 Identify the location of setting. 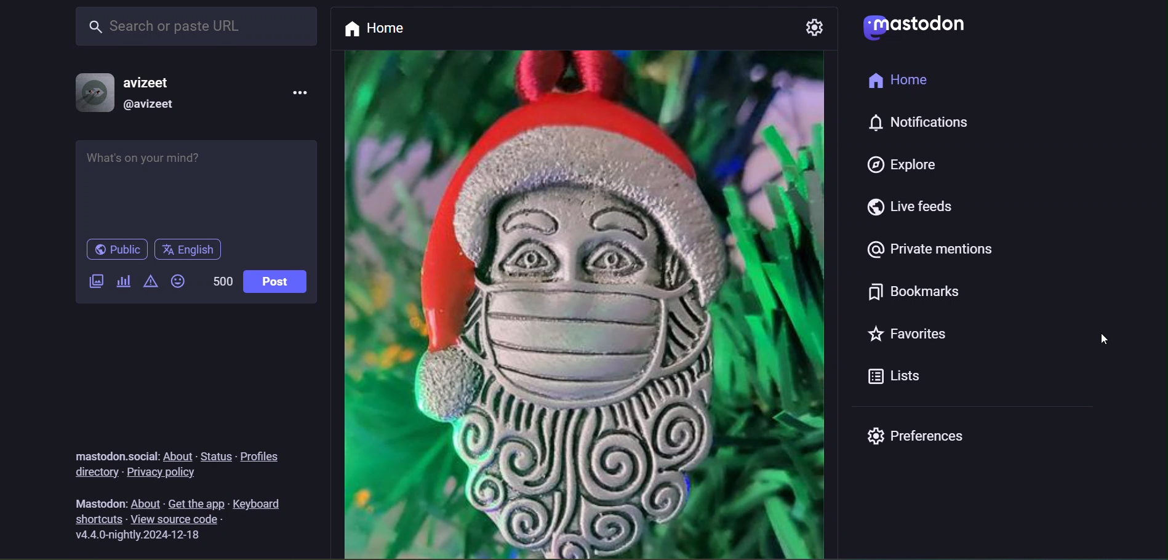
(813, 25).